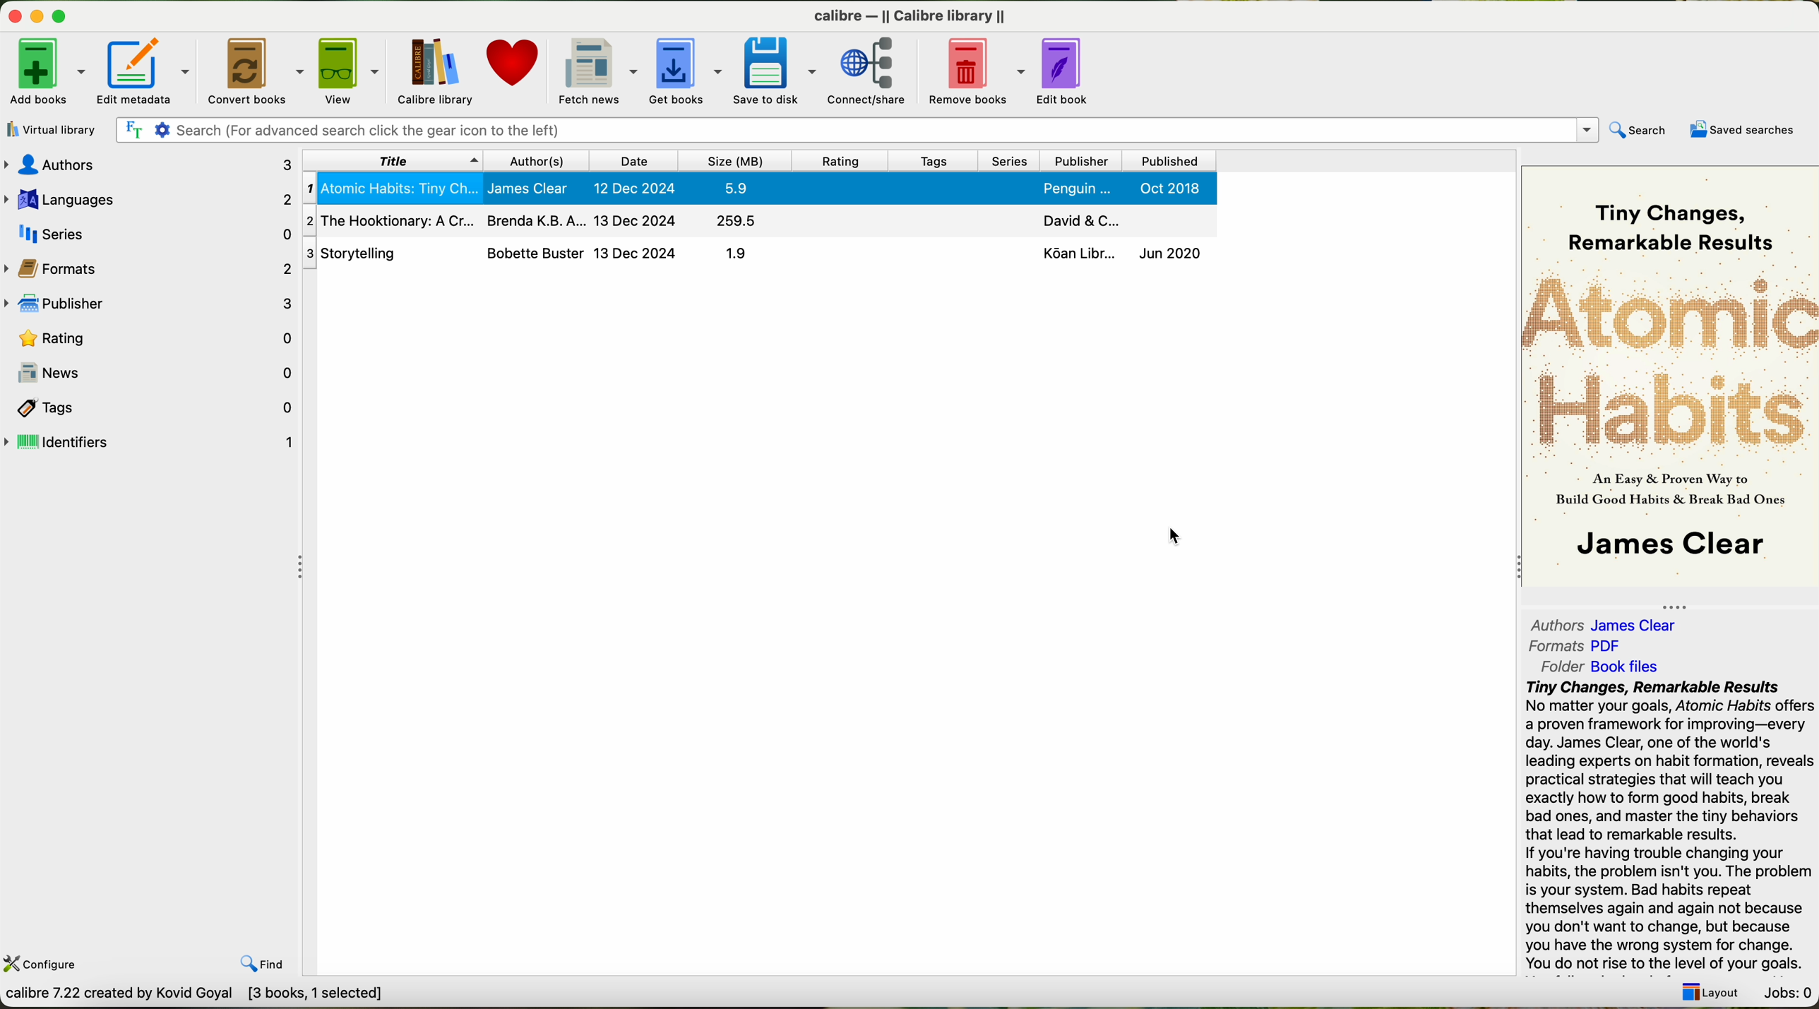  What do you see at coordinates (436, 69) in the screenshot?
I see `Caliber Library` at bounding box center [436, 69].